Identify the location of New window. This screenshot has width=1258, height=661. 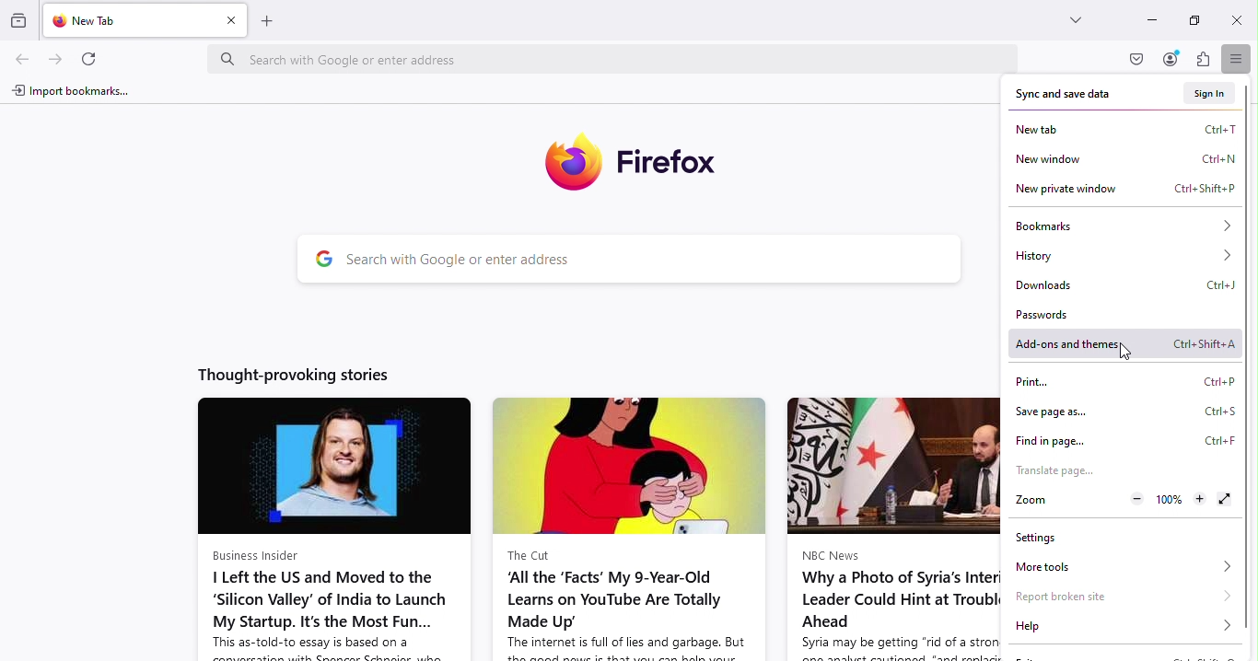
(1122, 157).